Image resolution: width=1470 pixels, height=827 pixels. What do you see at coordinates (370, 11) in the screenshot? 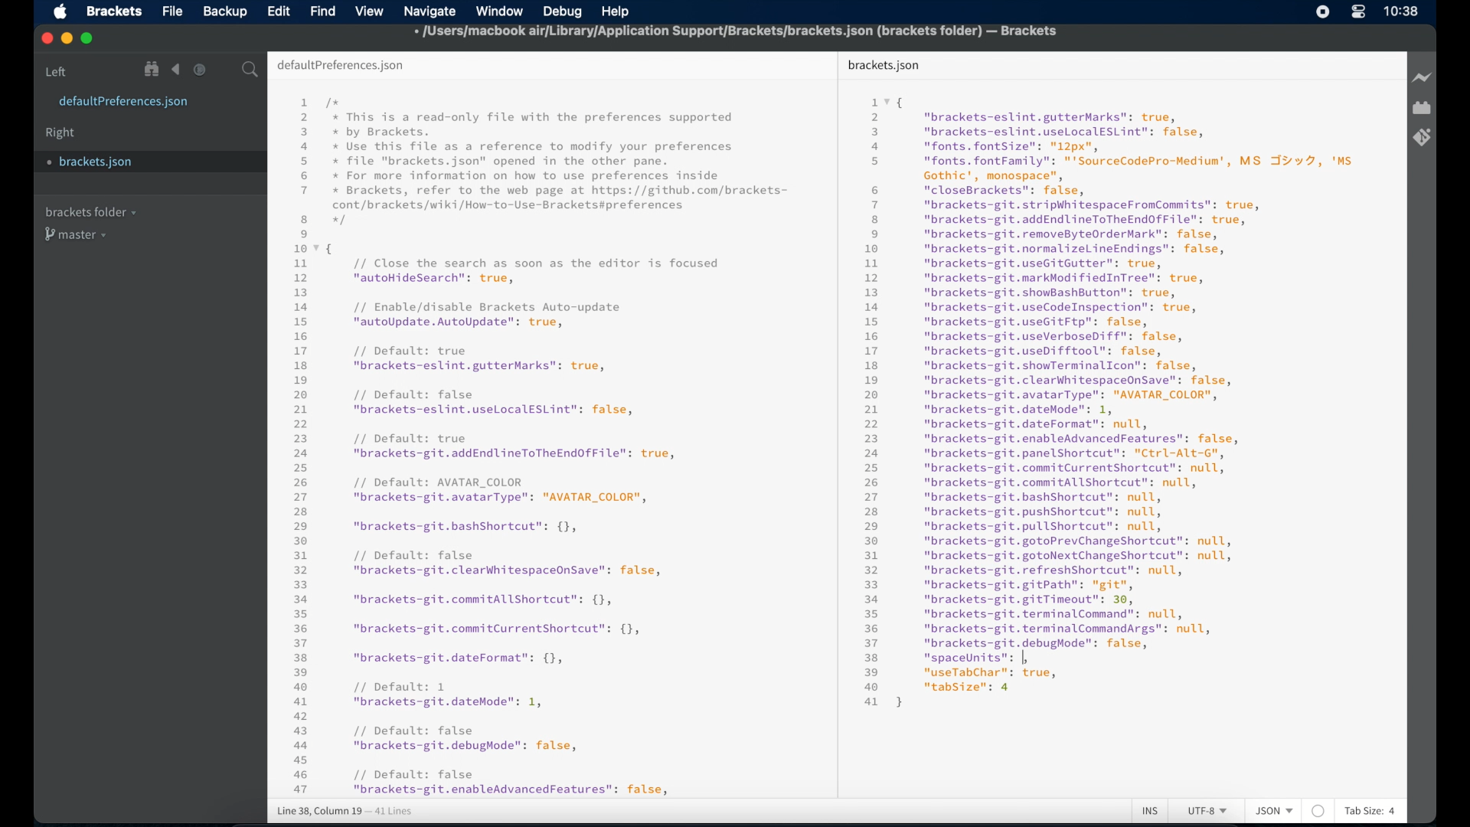
I see `view` at bounding box center [370, 11].